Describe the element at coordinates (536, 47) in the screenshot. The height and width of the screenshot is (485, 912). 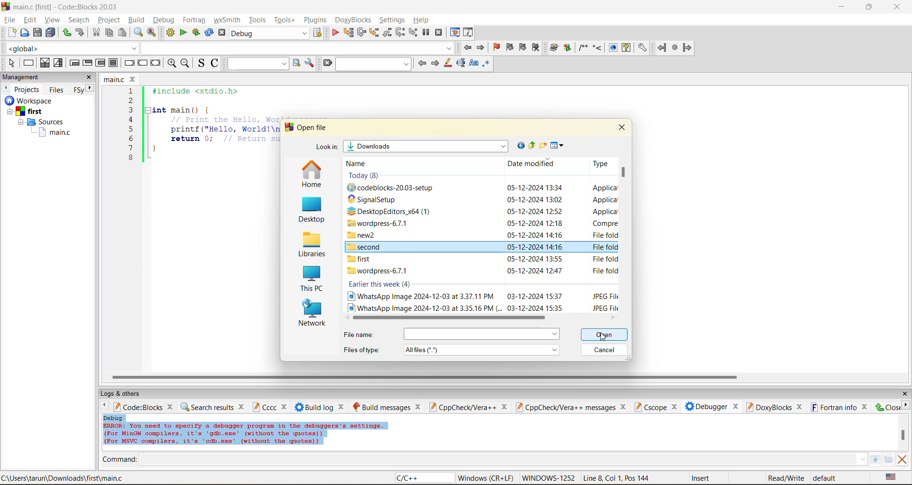
I see `clear bookmark` at that location.